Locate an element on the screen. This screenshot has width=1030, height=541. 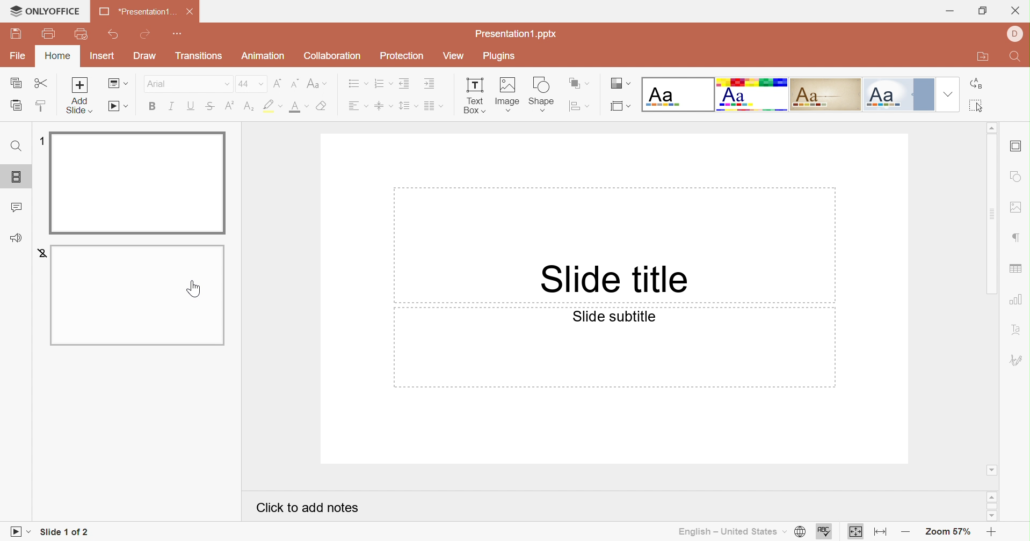
Increase indent is located at coordinates (430, 85).